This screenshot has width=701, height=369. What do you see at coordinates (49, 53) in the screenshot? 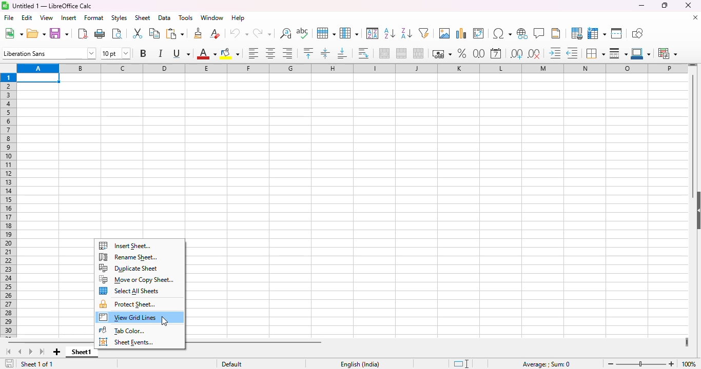
I see `font name` at bounding box center [49, 53].